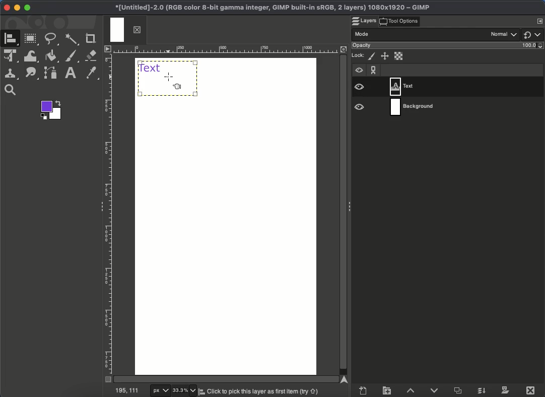  I want to click on Path, so click(50, 74).